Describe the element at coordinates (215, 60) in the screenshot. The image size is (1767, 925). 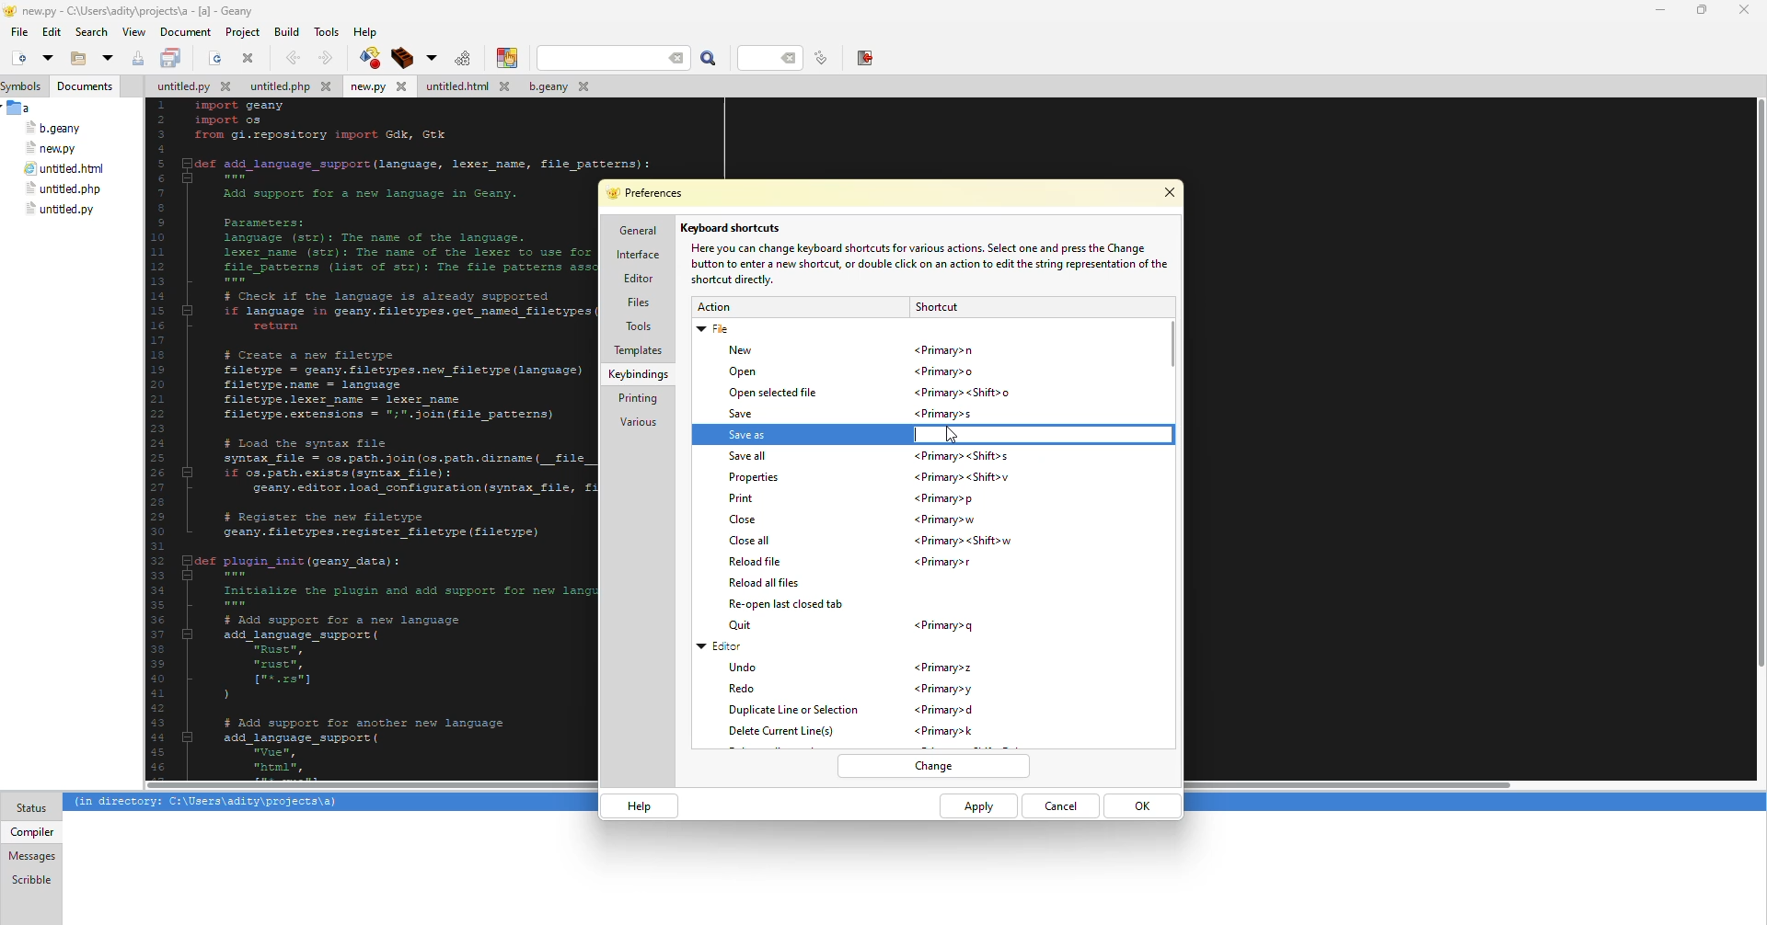
I see `open` at that location.